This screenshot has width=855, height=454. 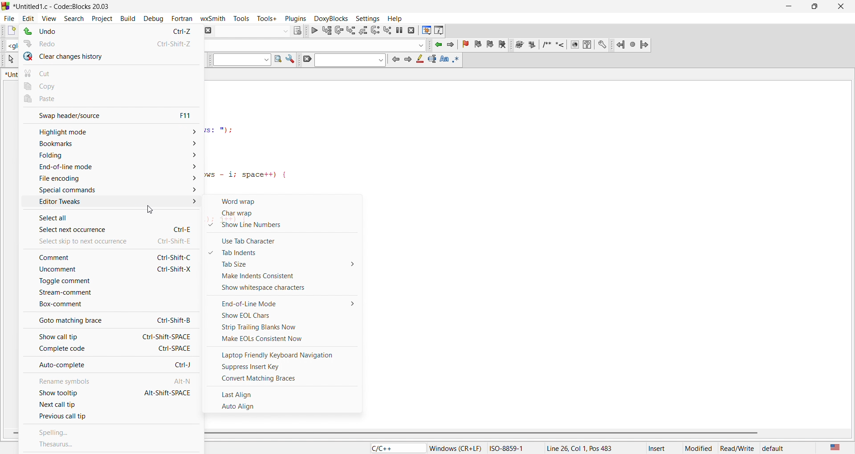 What do you see at coordinates (108, 306) in the screenshot?
I see `box comment ` at bounding box center [108, 306].